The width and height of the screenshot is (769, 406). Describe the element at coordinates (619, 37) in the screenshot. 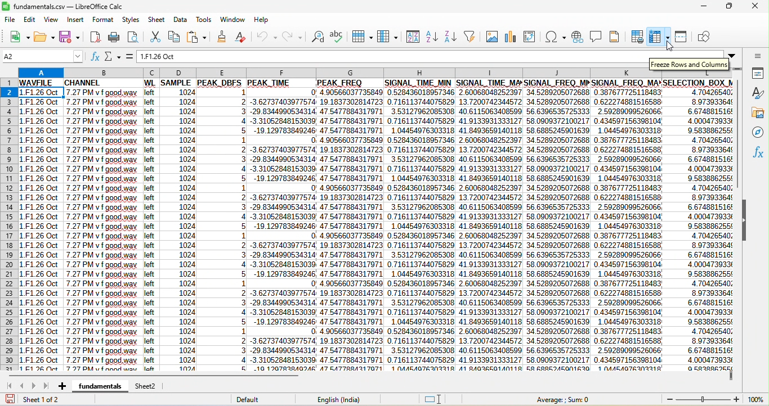

I see `header and footers` at that location.